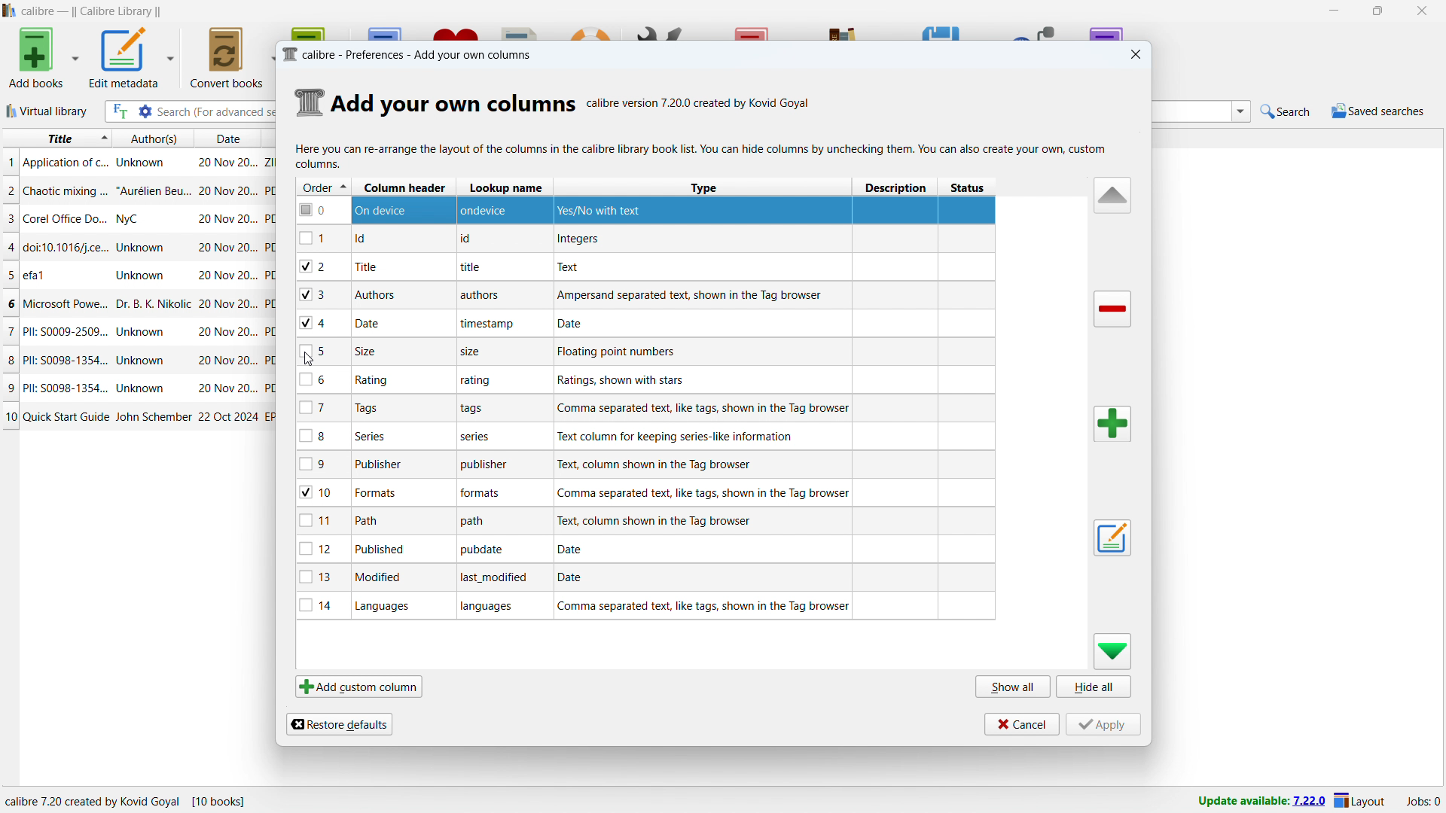 The height and width of the screenshot is (813, 1446). What do you see at coordinates (575, 578) in the screenshot?
I see `Date` at bounding box center [575, 578].